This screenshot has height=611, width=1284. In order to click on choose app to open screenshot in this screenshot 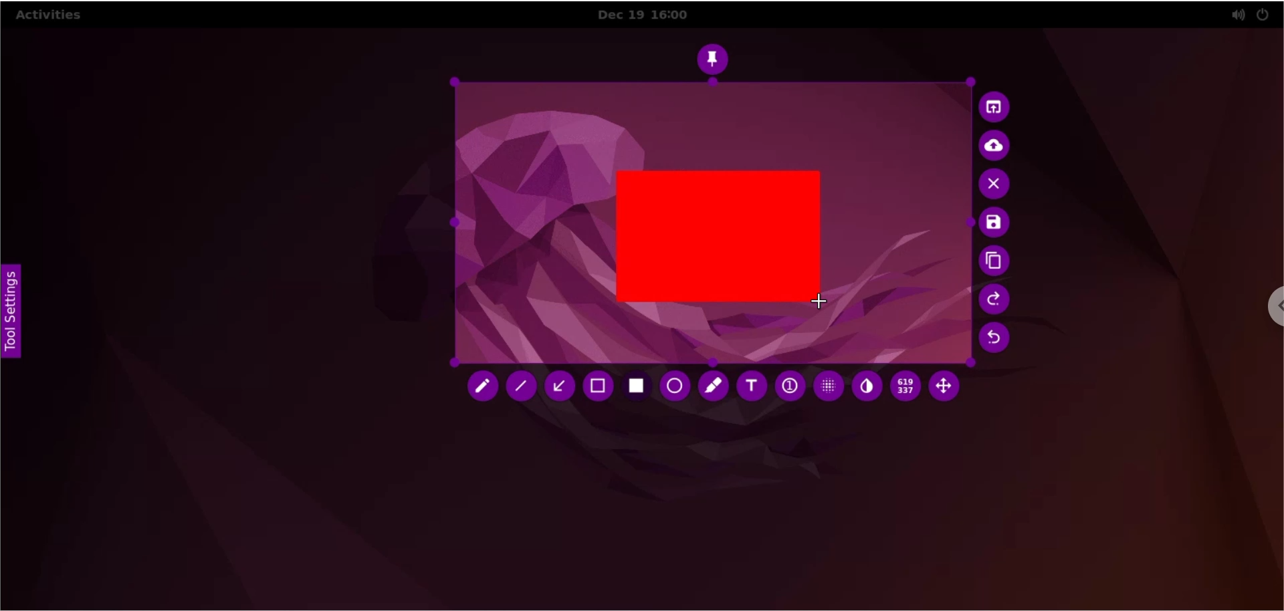, I will do `click(996, 107)`.